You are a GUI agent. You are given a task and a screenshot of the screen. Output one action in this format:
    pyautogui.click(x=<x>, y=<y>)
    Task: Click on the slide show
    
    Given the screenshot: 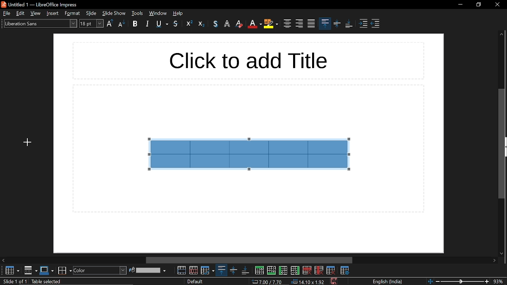 What is the action you would take?
    pyautogui.click(x=114, y=13)
    